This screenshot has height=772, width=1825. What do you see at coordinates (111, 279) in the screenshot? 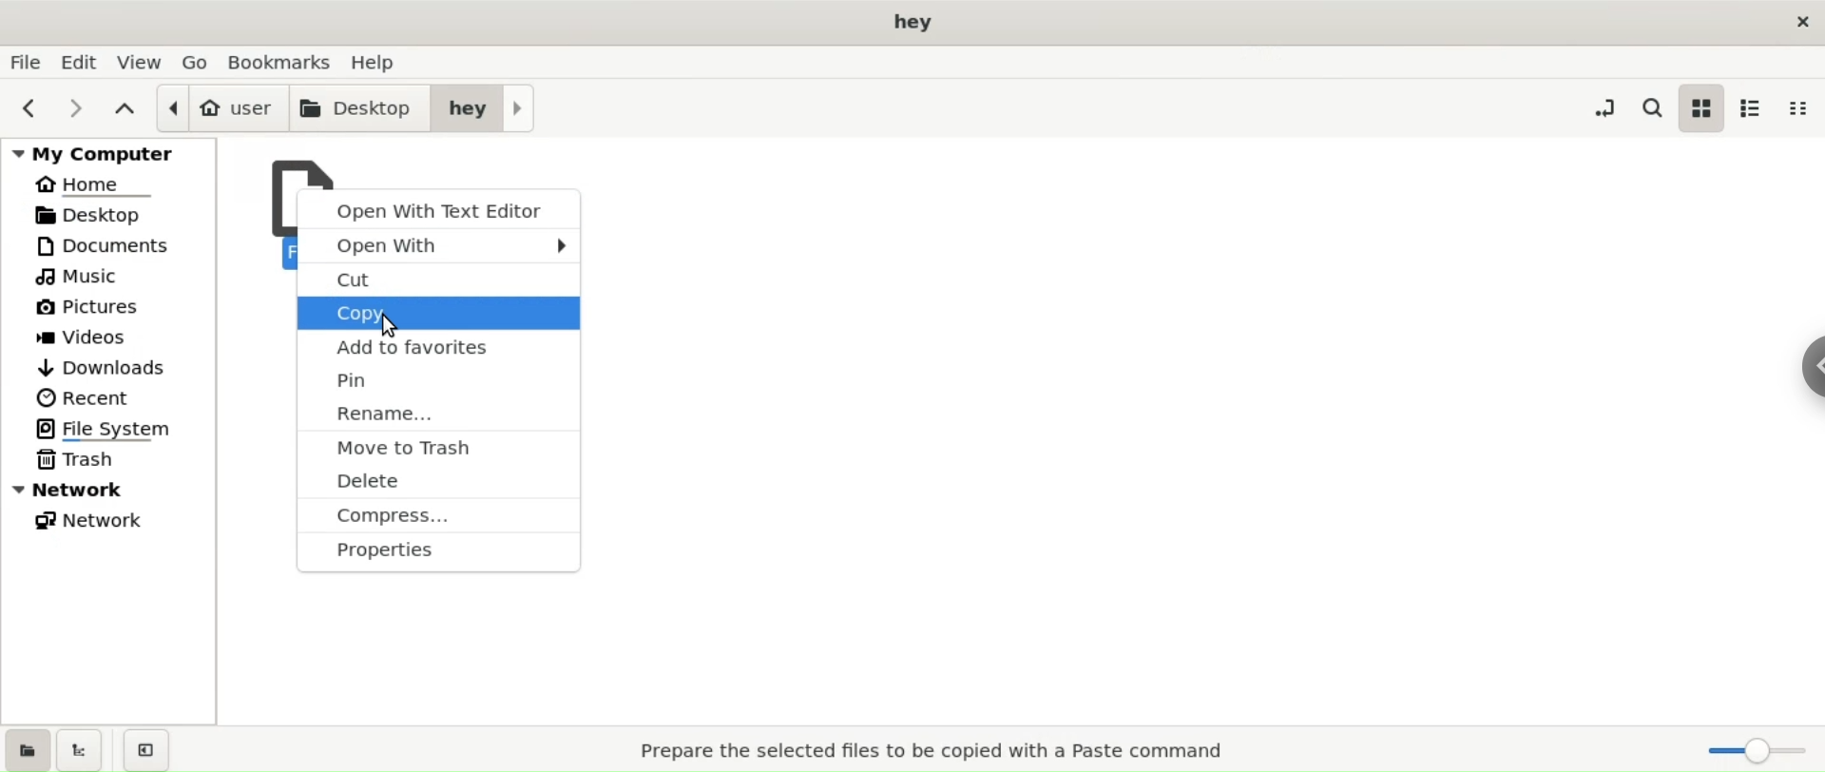
I see `music` at bounding box center [111, 279].